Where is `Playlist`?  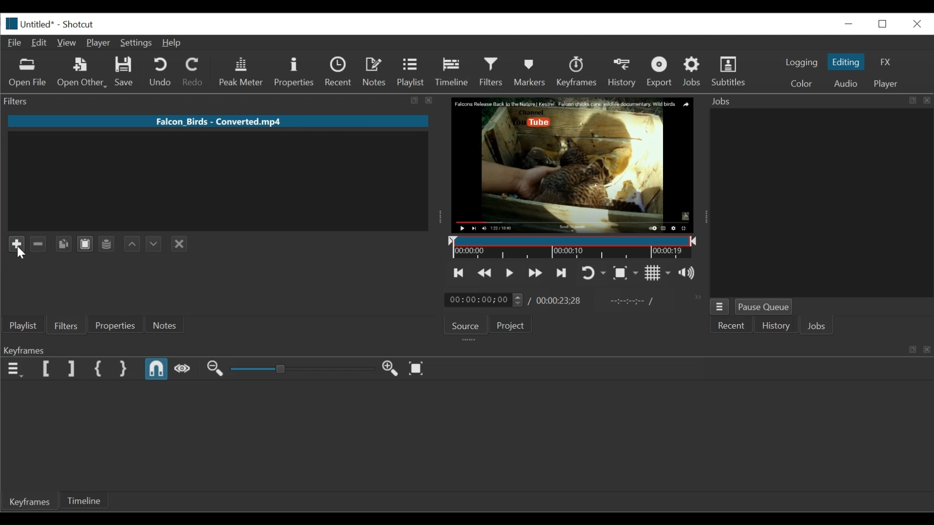 Playlist is located at coordinates (411, 73).